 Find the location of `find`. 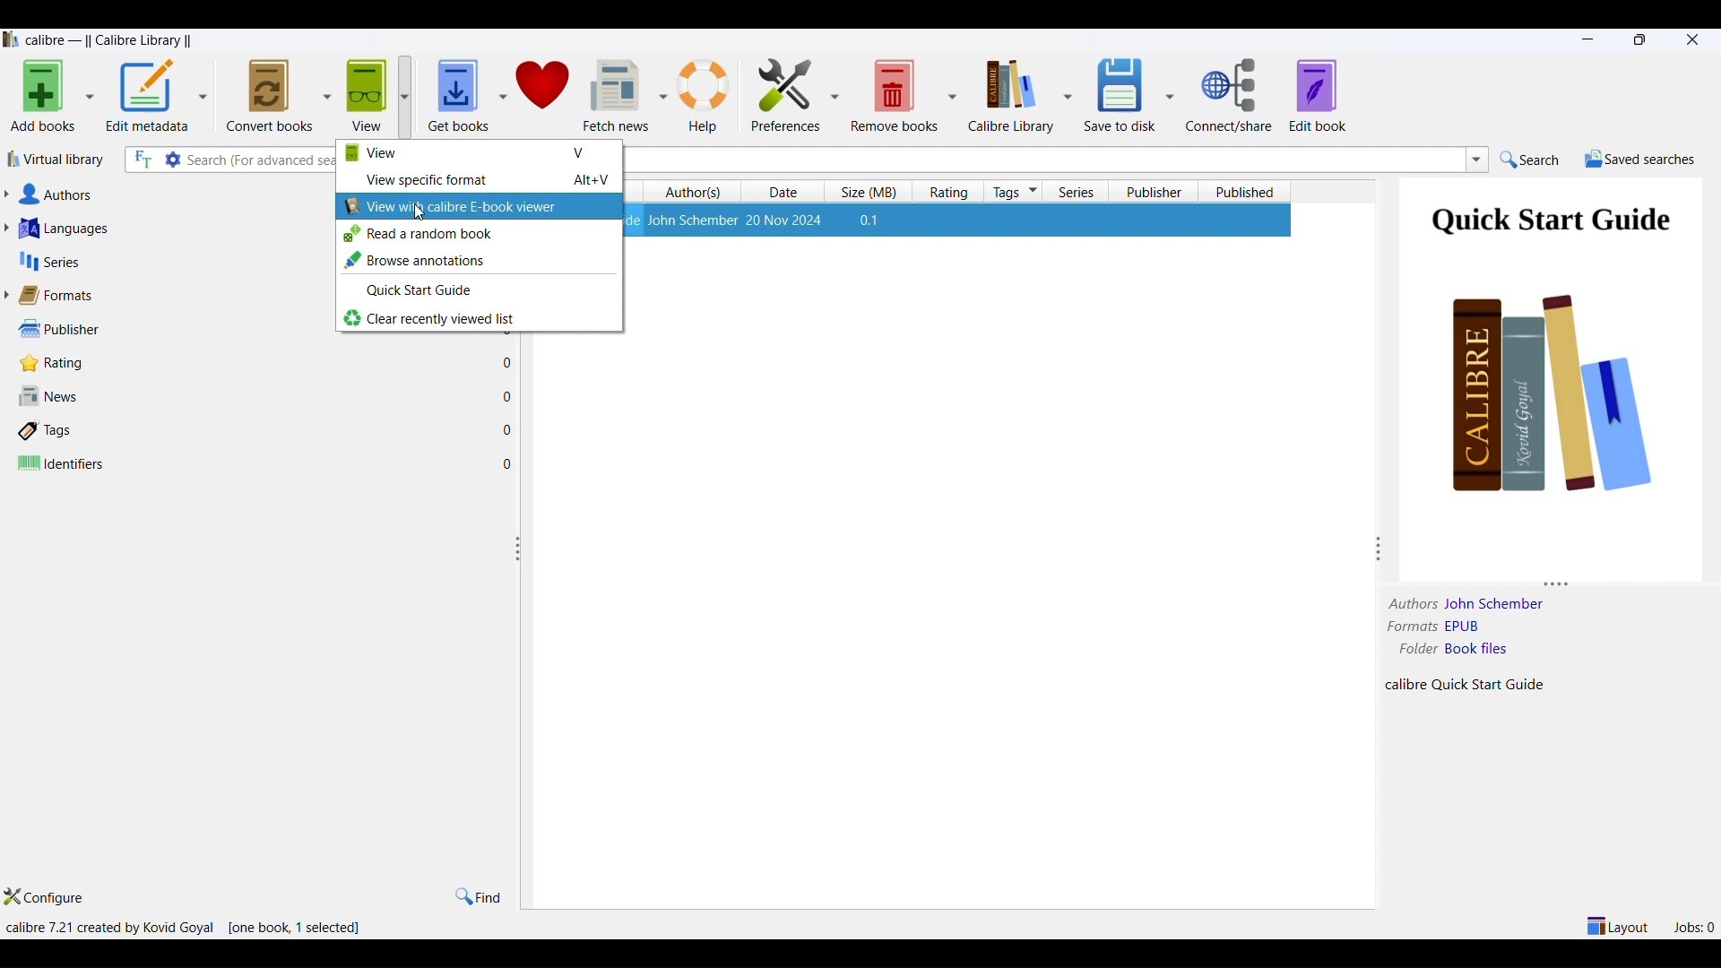

find is located at coordinates (480, 896).